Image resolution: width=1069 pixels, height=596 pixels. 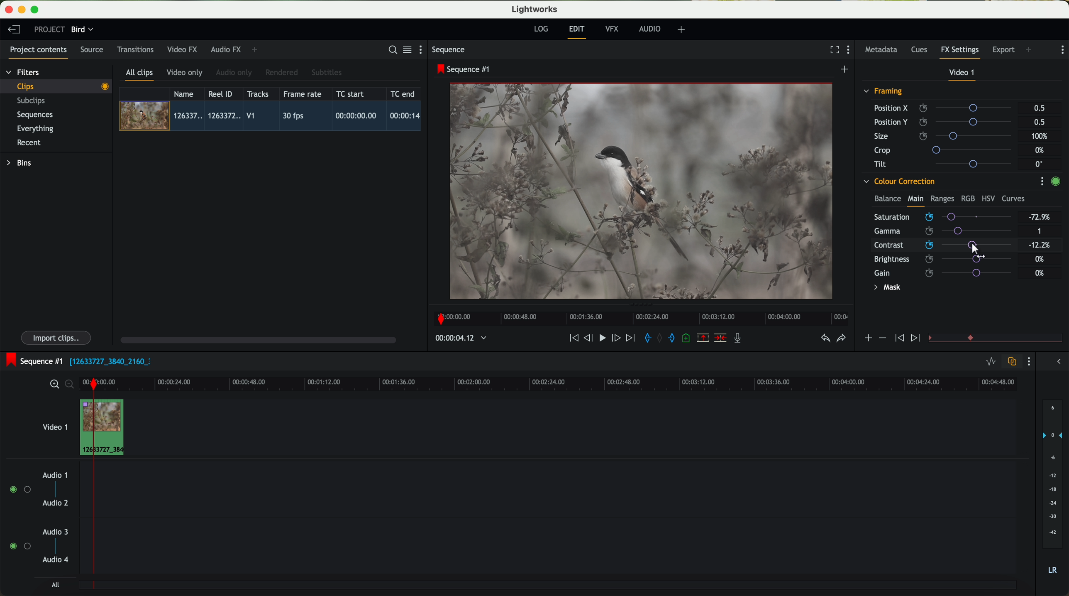 What do you see at coordinates (704, 338) in the screenshot?
I see `remove the marked section` at bounding box center [704, 338].